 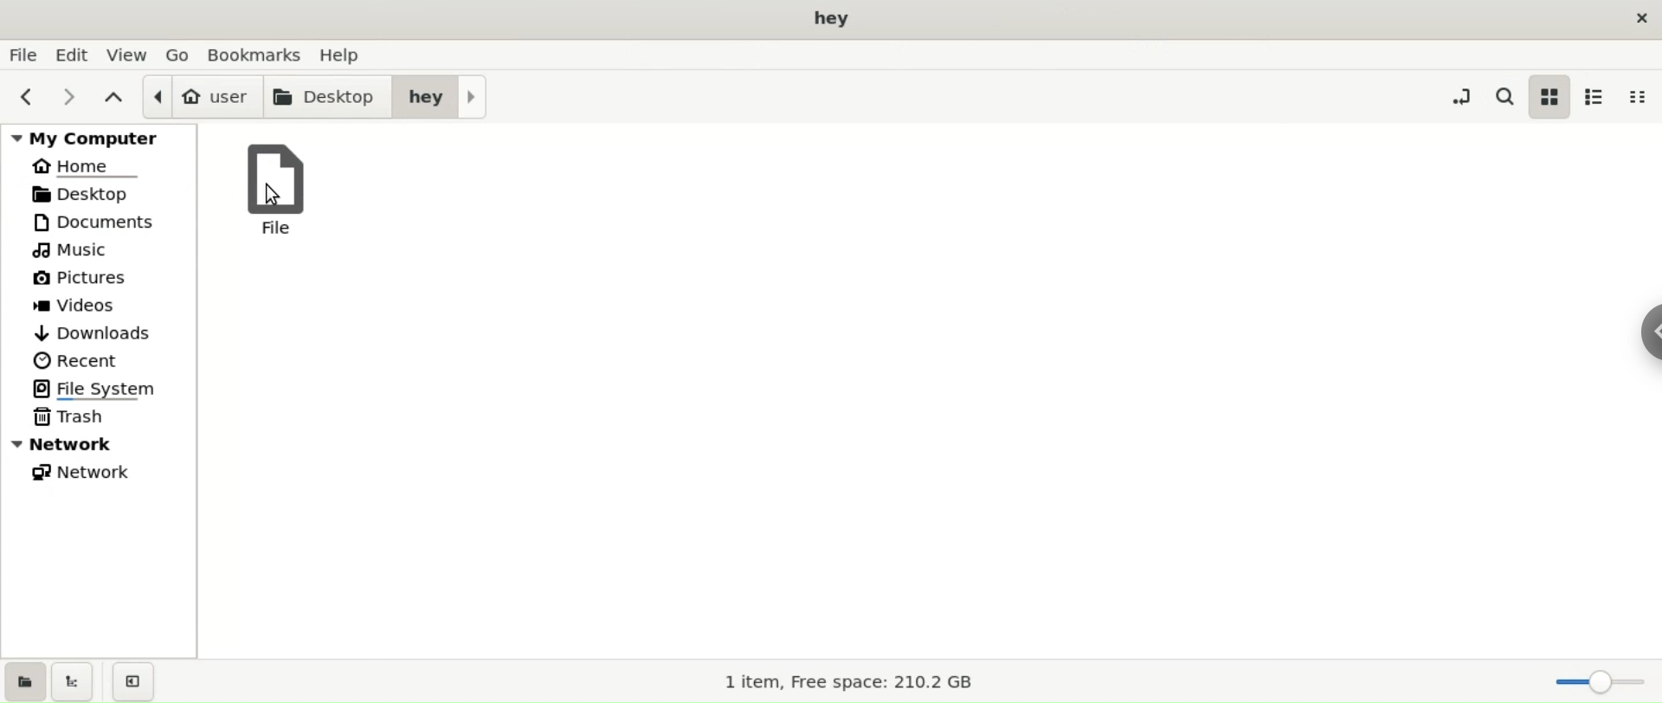 What do you see at coordinates (841, 682) in the screenshot?
I see `storage` at bounding box center [841, 682].